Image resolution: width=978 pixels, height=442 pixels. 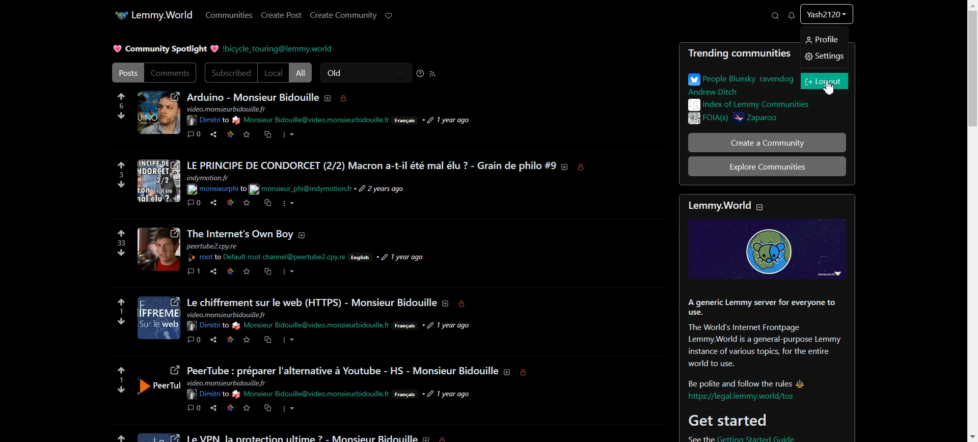 I want to click on locked, so click(x=467, y=305).